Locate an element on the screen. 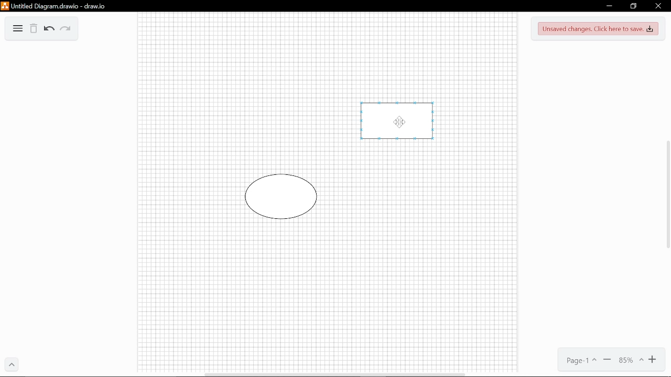 Image resolution: width=671 pixels, height=377 pixels. Close is located at coordinates (658, 6).